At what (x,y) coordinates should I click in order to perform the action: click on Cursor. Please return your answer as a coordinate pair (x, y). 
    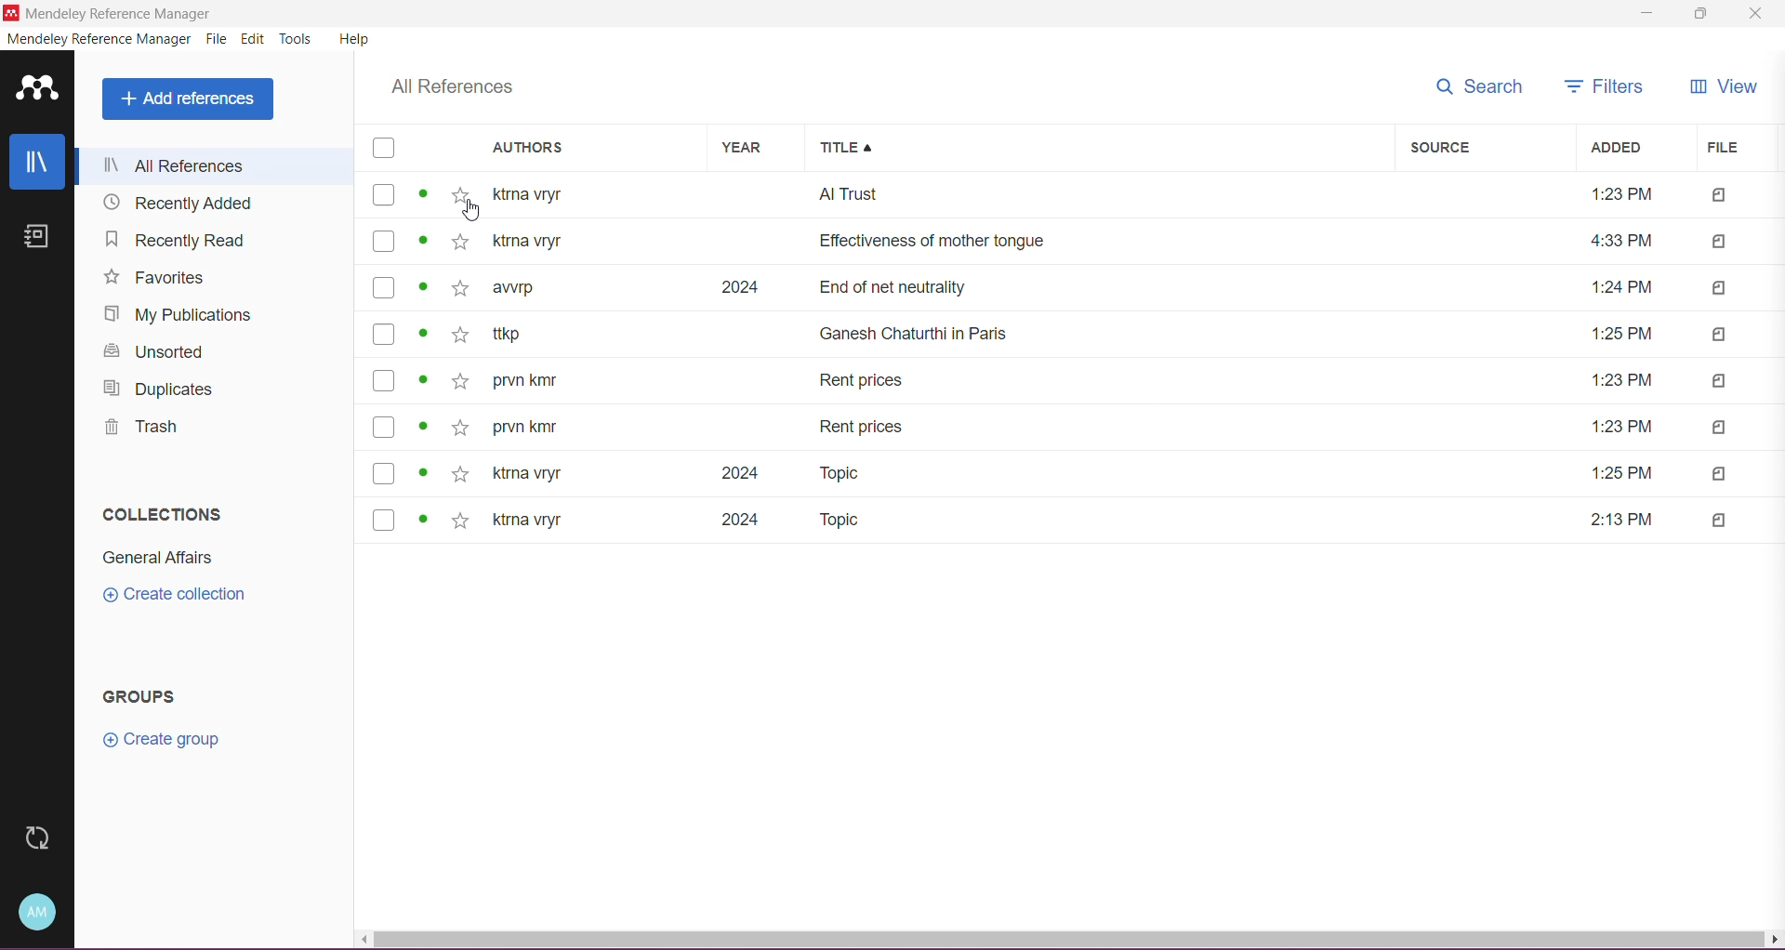
    Looking at the image, I should click on (470, 210).